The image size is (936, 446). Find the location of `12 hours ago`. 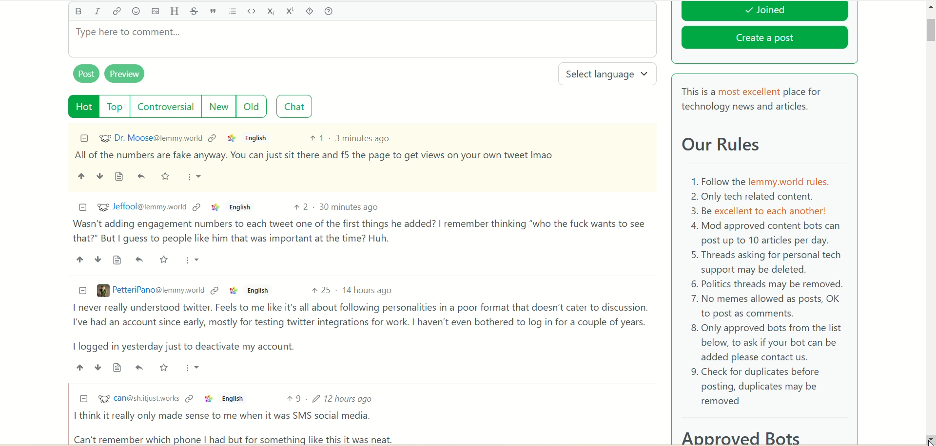

12 hours ago is located at coordinates (345, 398).